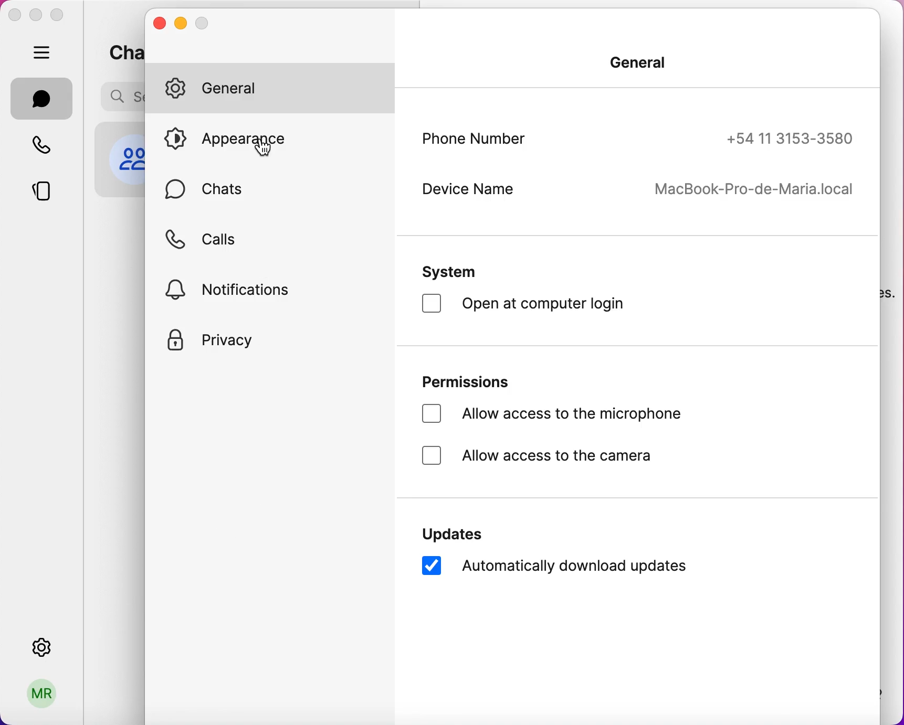 This screenshot has height=725, width=904. I want to click on checkbox, so click(432, 414).